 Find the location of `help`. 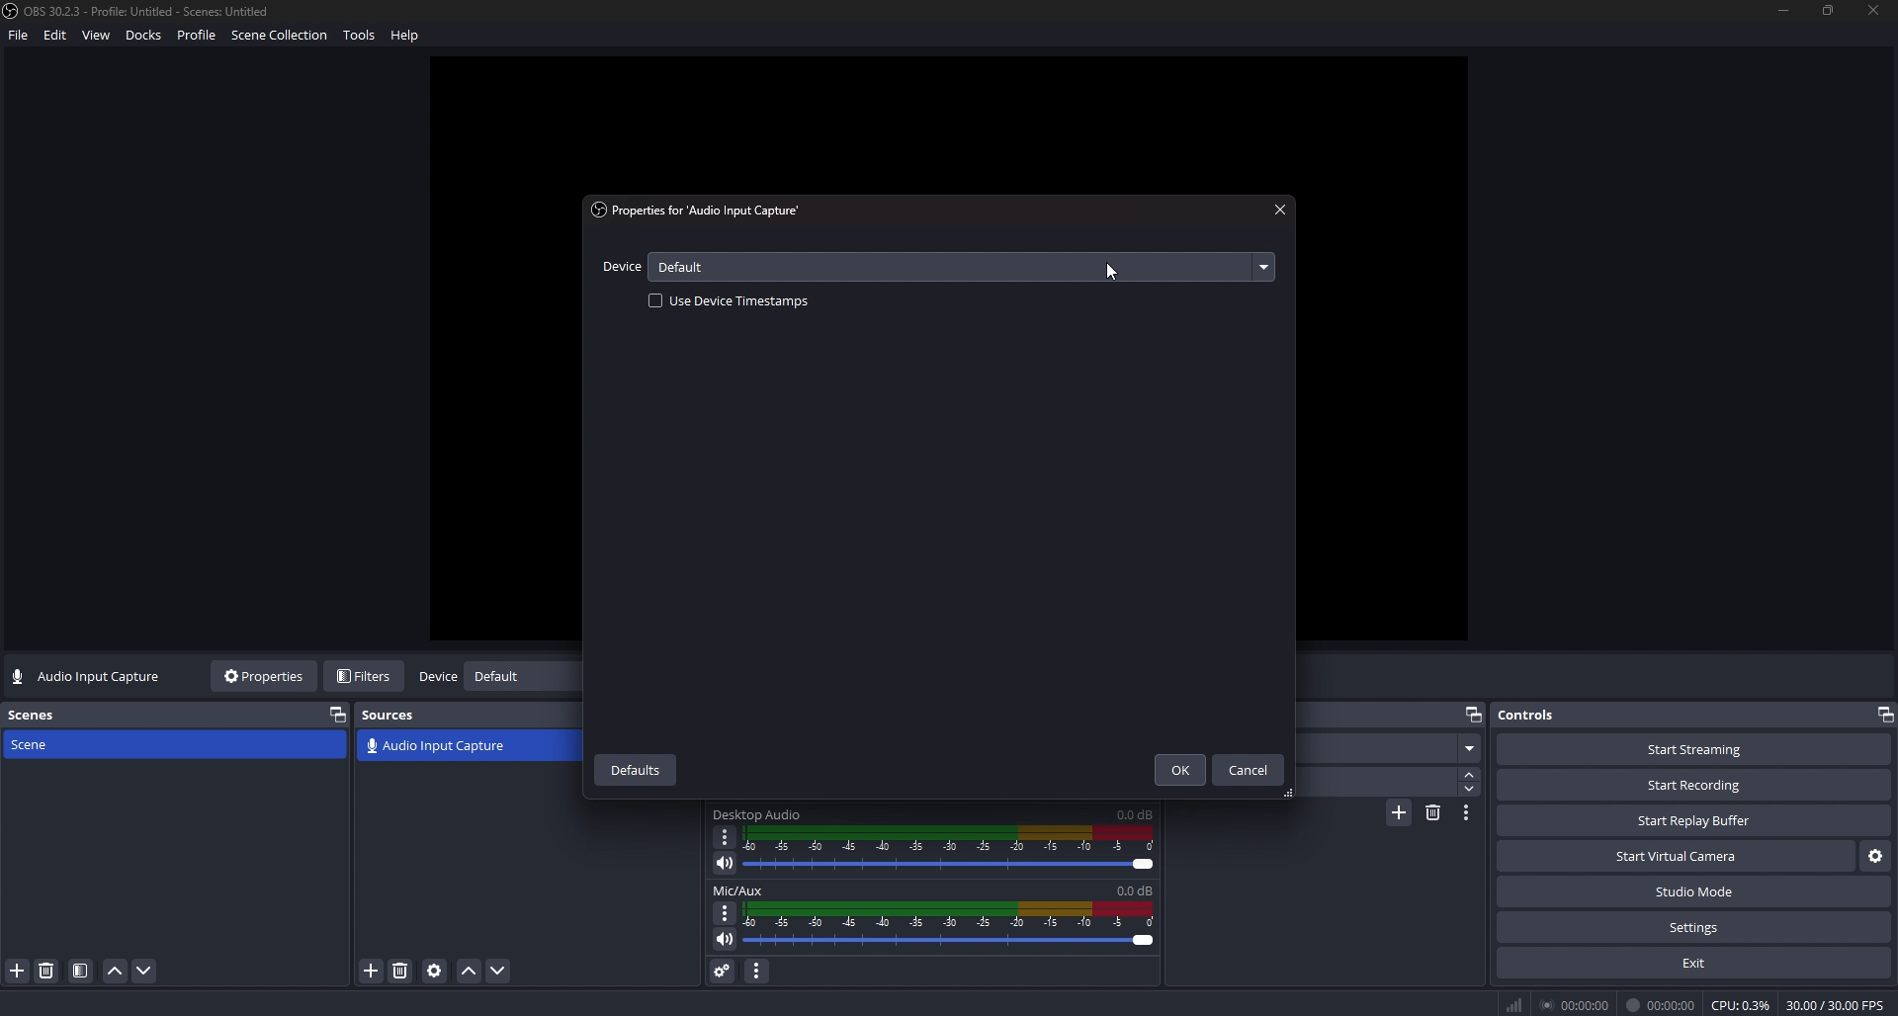

help is located at coordinates (409, 38).